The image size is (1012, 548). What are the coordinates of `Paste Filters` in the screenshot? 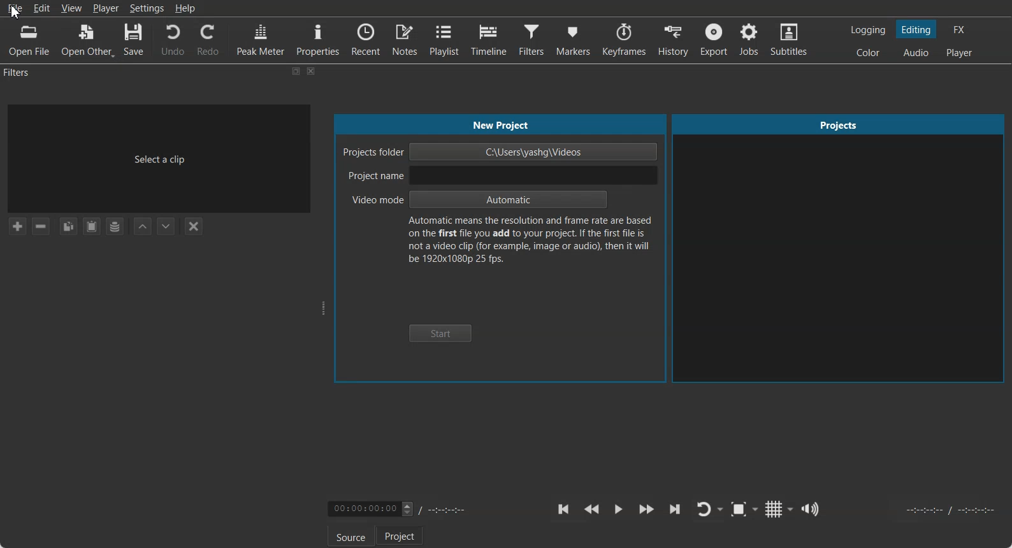 It's located at (92, 227).